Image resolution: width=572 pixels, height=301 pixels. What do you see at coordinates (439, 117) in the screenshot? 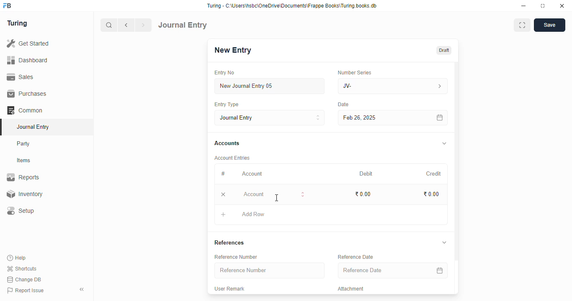
I see `calendar icon` at bounding box center [439, 117].